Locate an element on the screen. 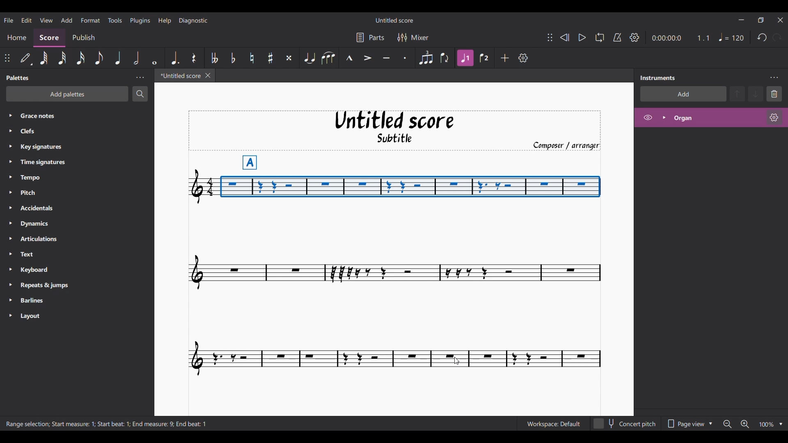  Zoom in is located at coordinates (744, 424).